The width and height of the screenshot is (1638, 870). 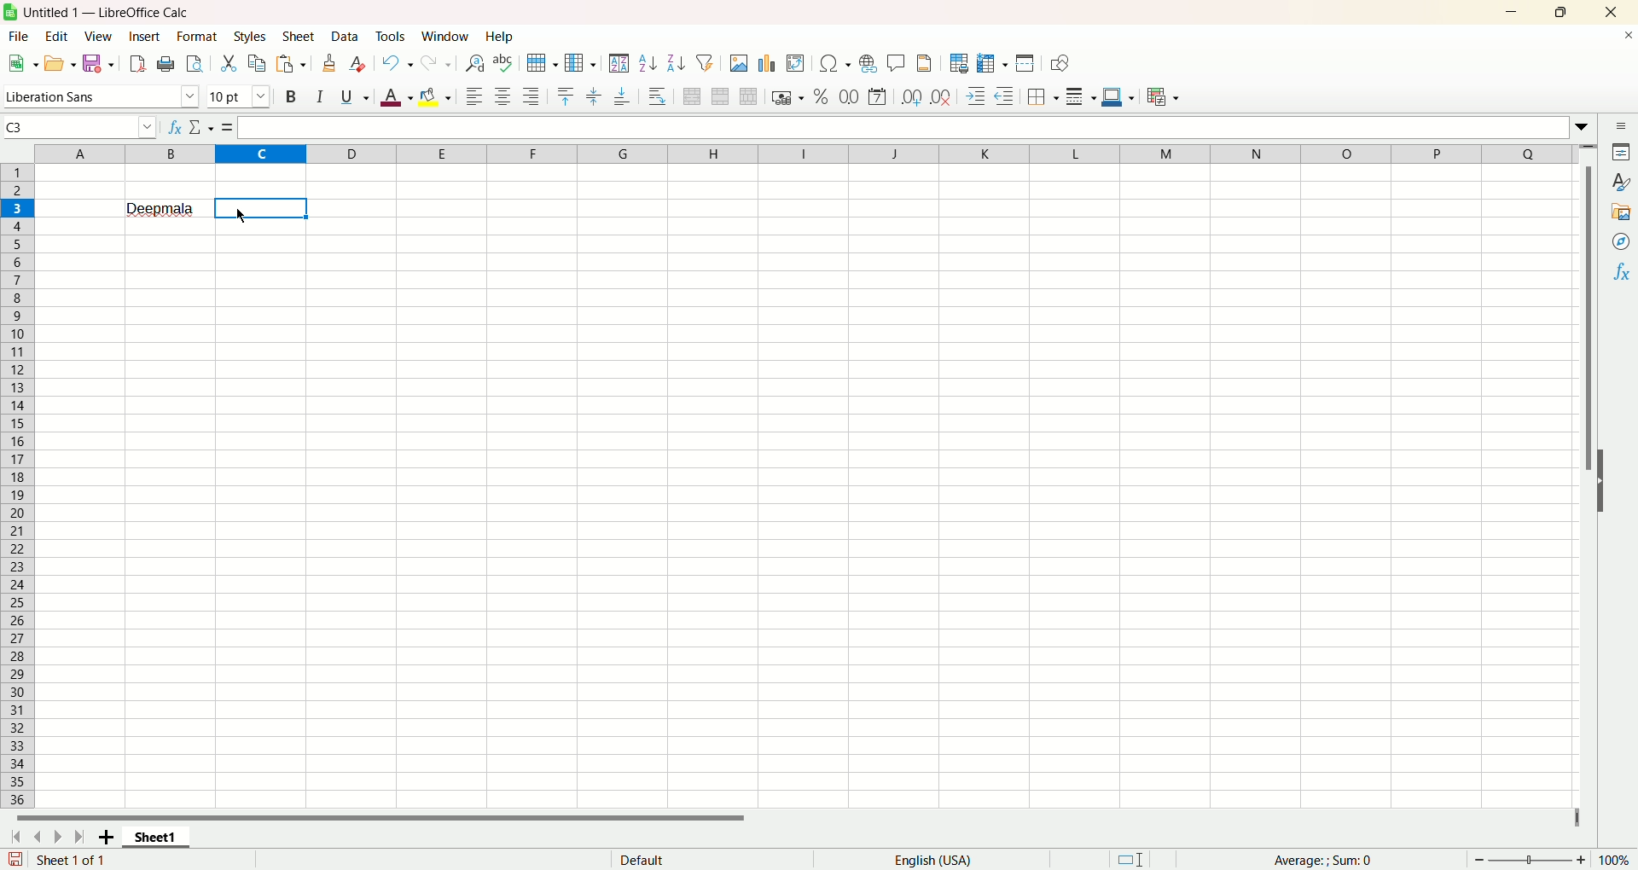 I want to click on Italic, so click(x=322, y=94).